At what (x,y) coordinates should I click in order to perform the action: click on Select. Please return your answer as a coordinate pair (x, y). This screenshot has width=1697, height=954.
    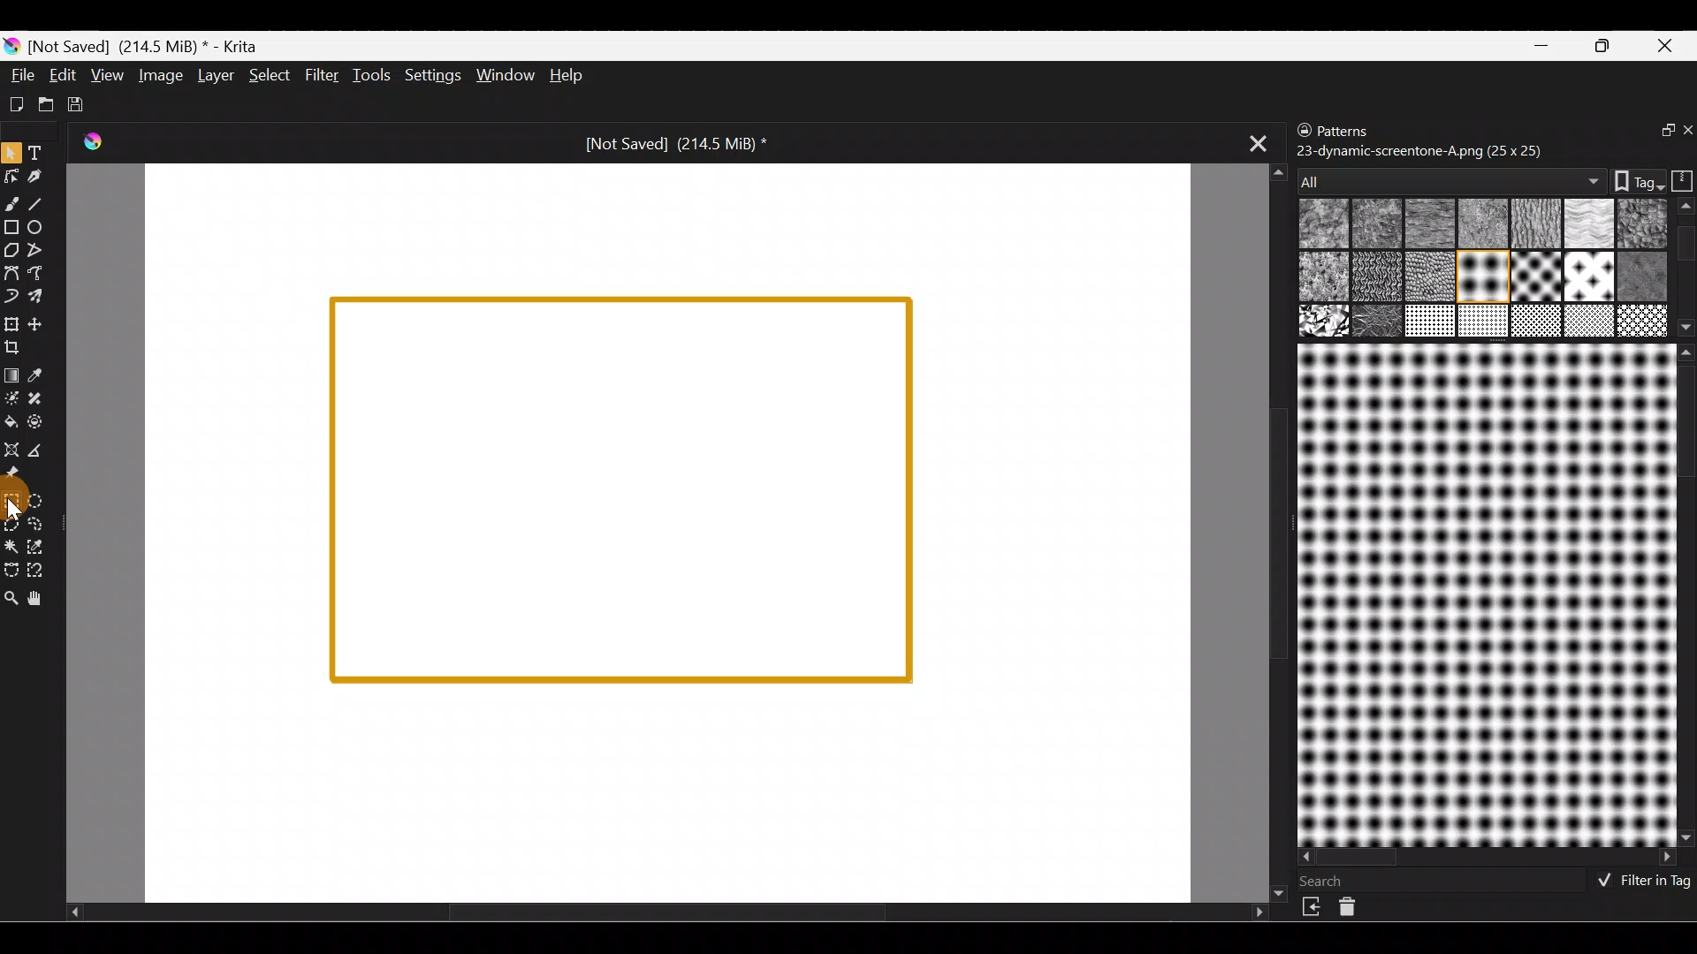
    Looking at the image, I should click on (270, 79).